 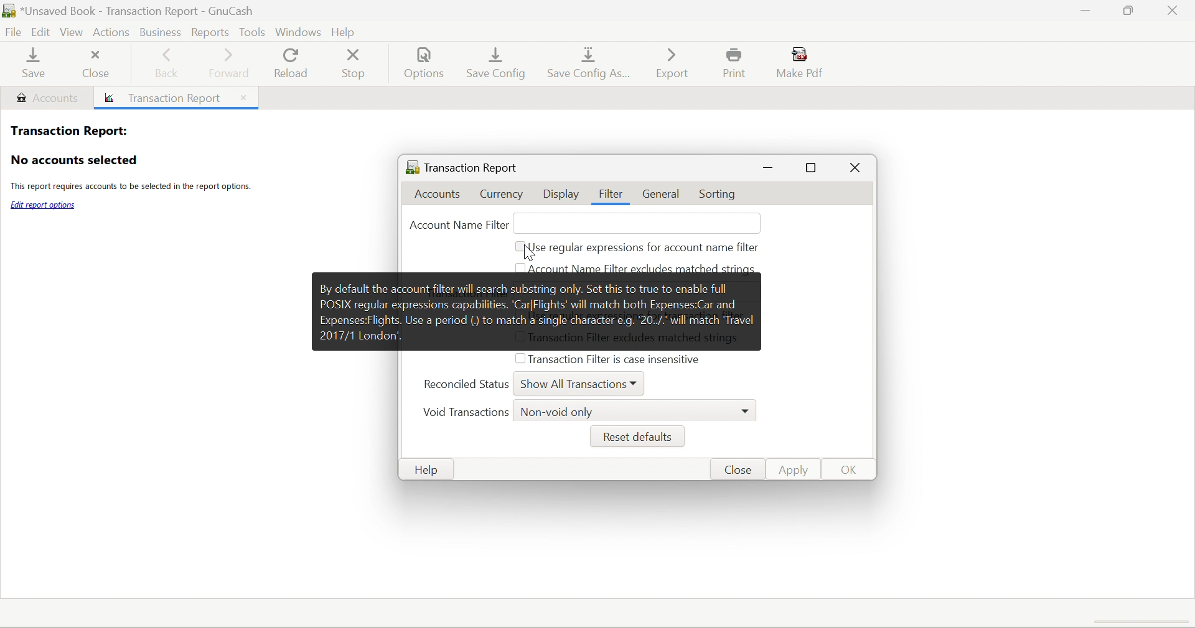 What do you see at coordinates (73, 33) in the screenshot?
I see `View` at bounding box center [73, 33].